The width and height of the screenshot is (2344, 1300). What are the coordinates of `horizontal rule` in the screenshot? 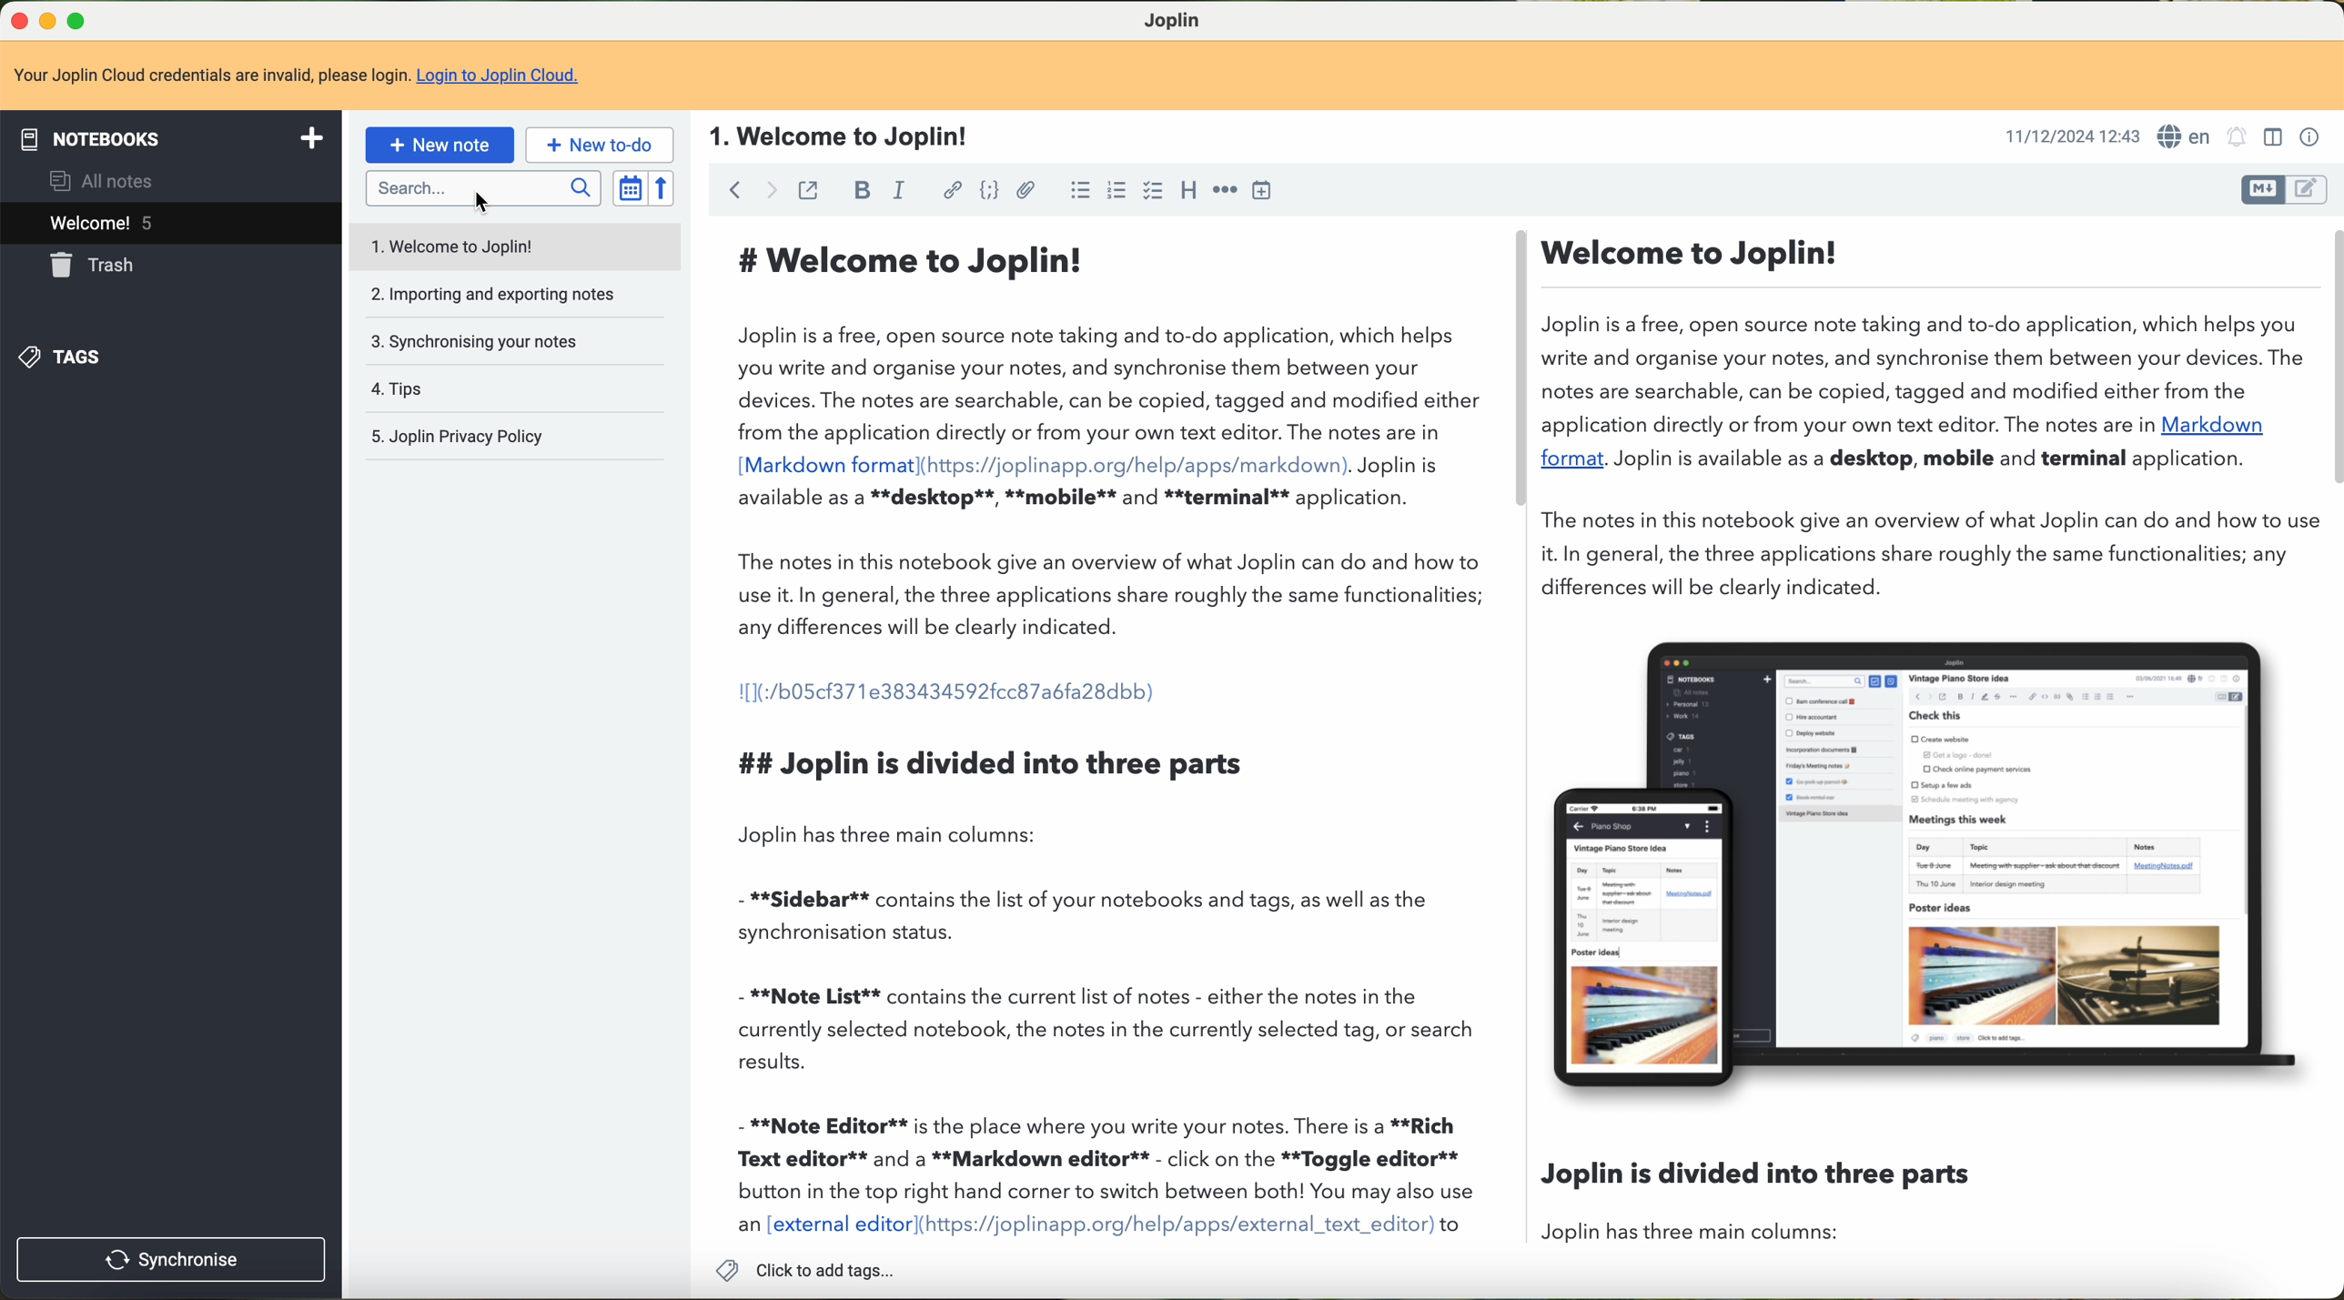 It's located at (1223, 190).